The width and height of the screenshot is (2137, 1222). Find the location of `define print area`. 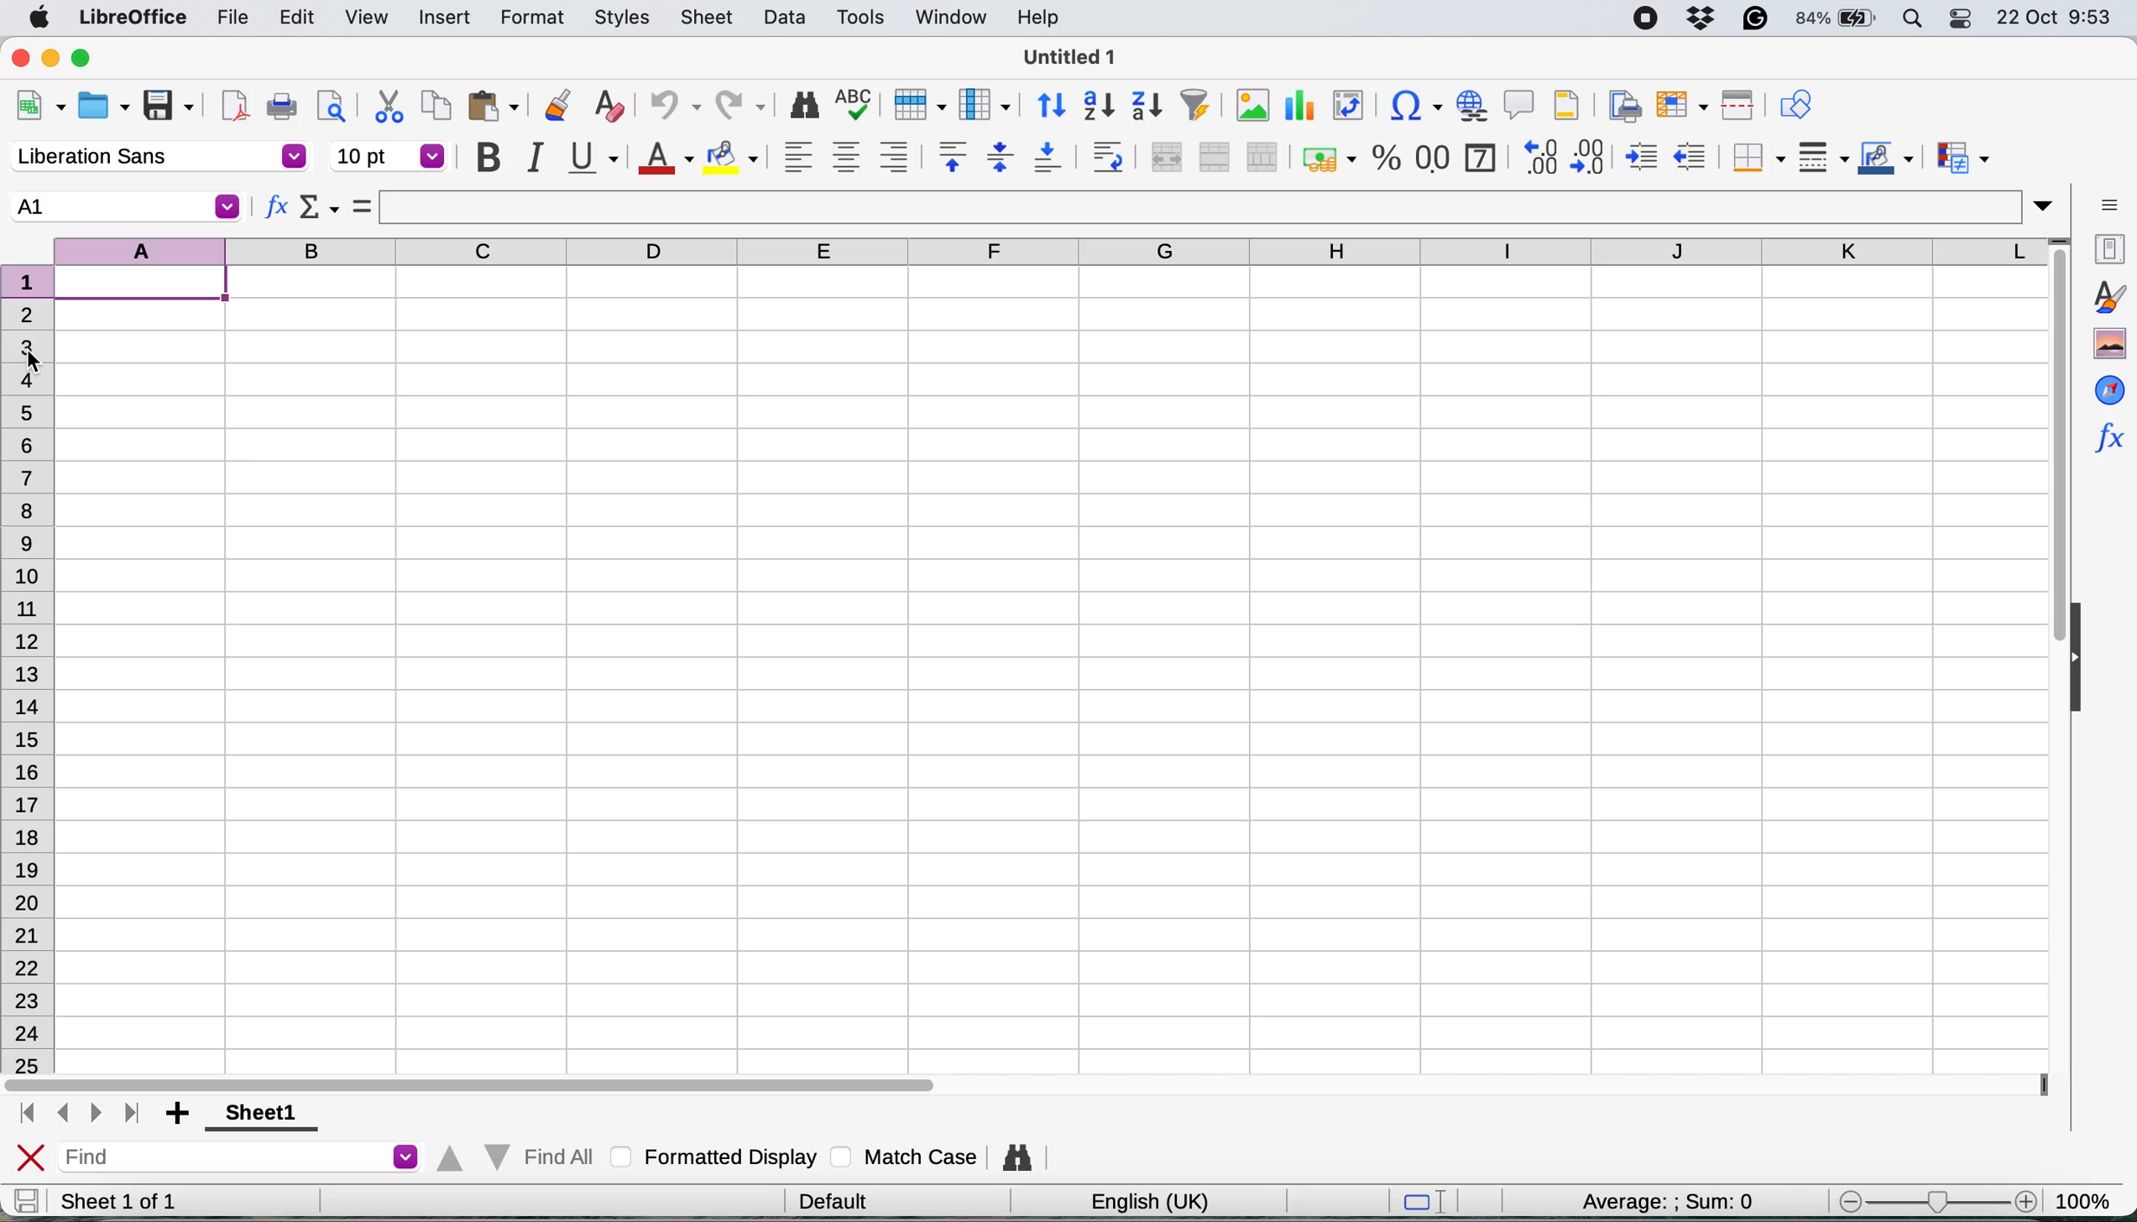

define print area is located at coordinates (1621, 104).